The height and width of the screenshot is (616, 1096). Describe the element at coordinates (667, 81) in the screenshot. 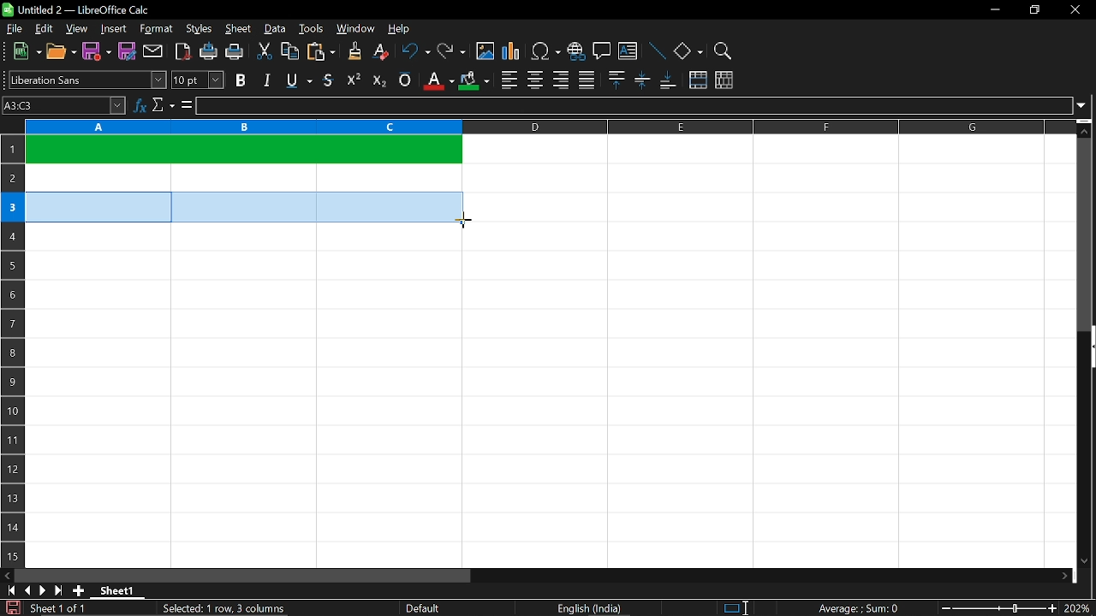

I see `align bottom` at that location.